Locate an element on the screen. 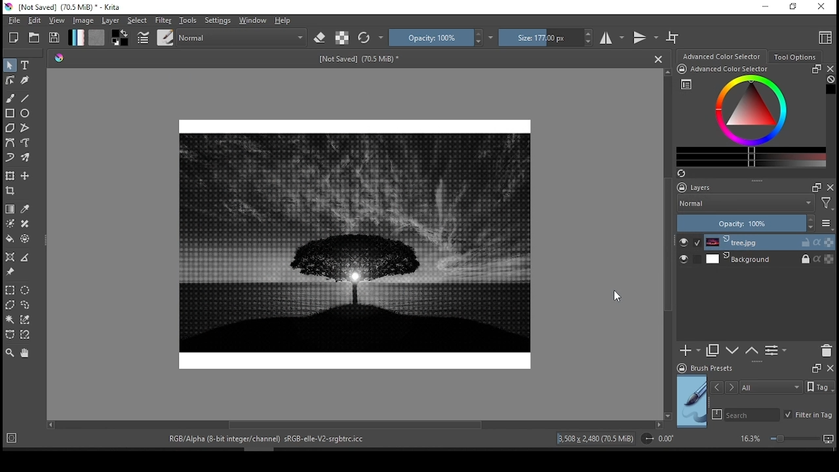 This screenshot has width=839, height=472. reload original preset is located at coordinates (369, 37).